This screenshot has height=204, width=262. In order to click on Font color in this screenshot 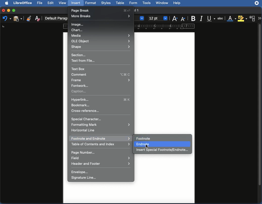, I will do `click(231, 19)`.